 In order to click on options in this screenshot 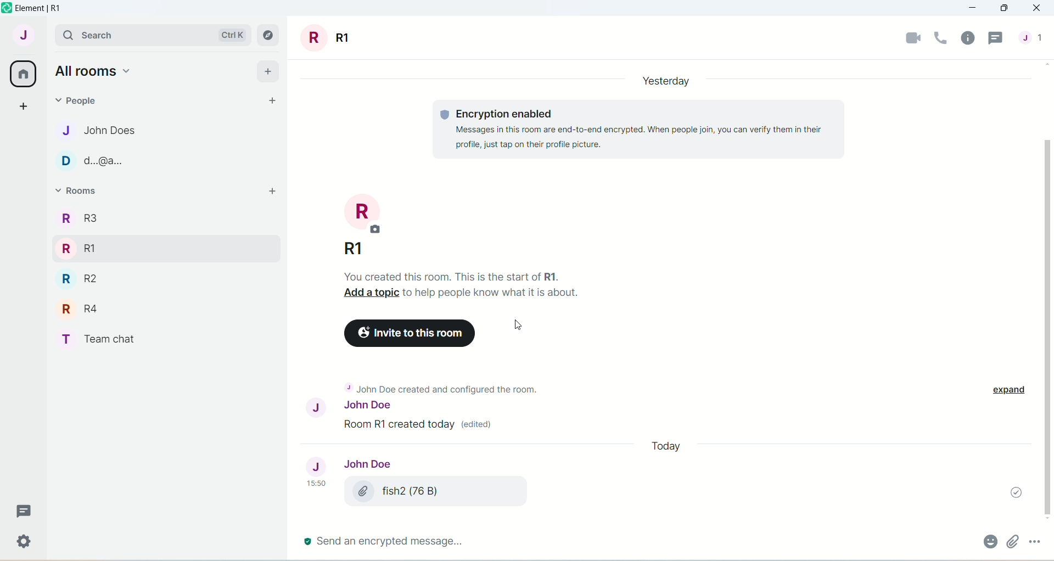, I will do `click(1040, 546)`.